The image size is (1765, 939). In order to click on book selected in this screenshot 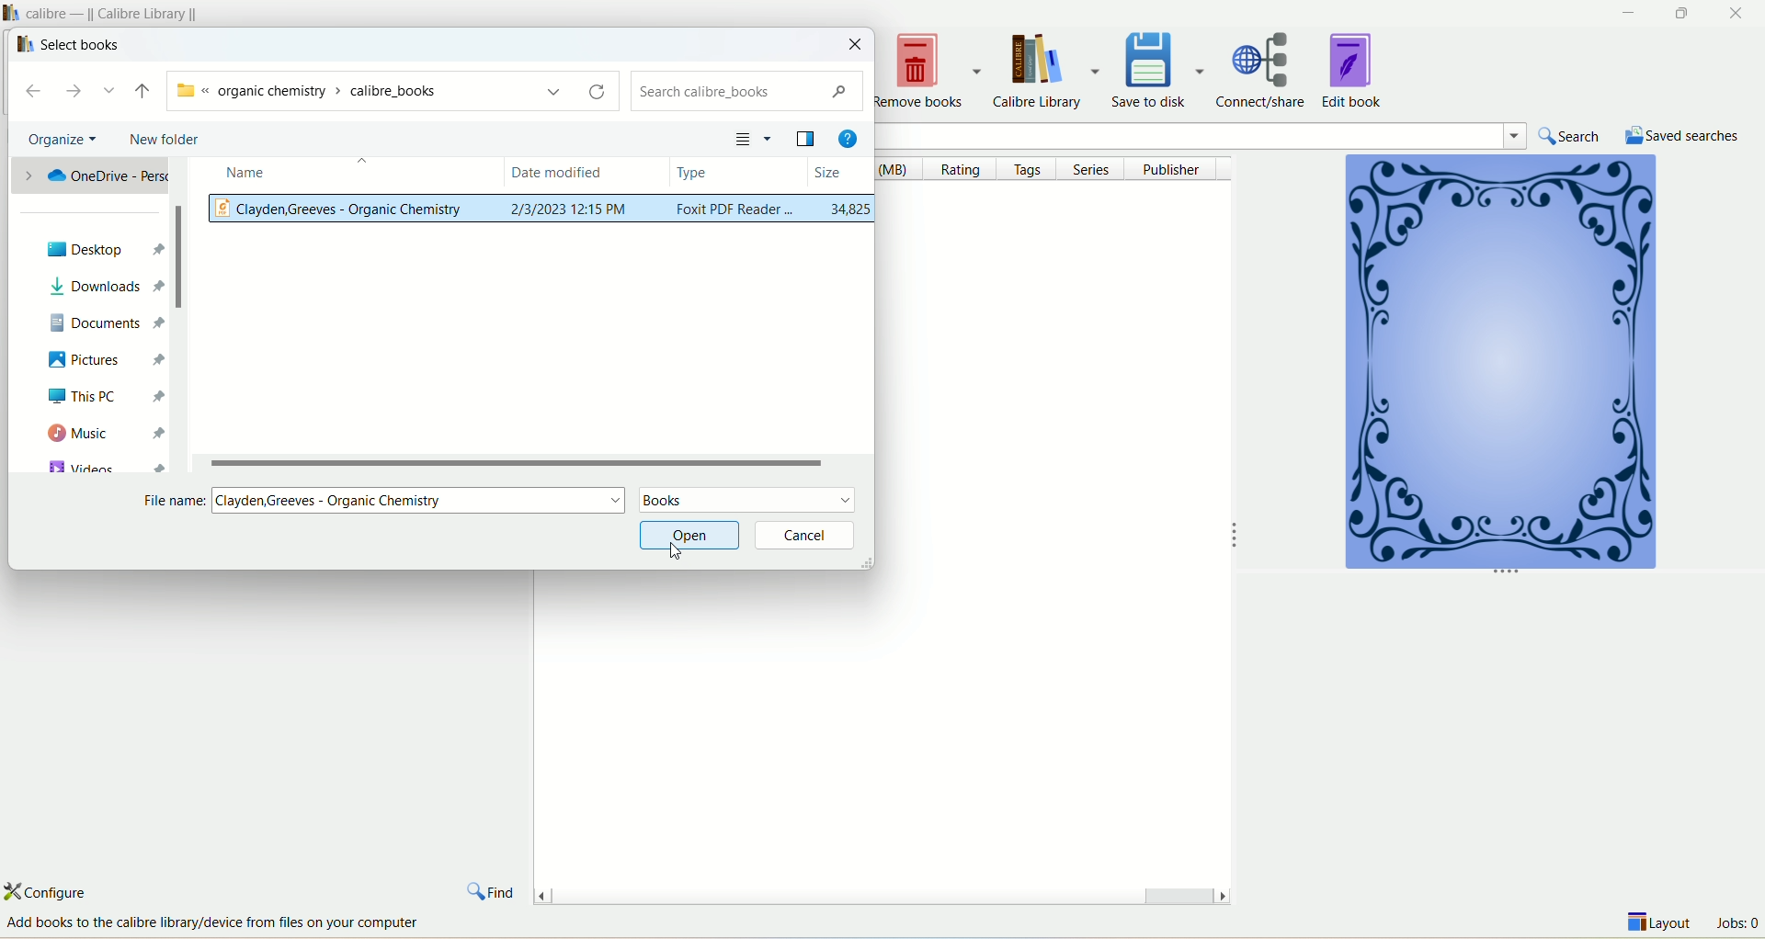, I will do `click(543, 212)`.